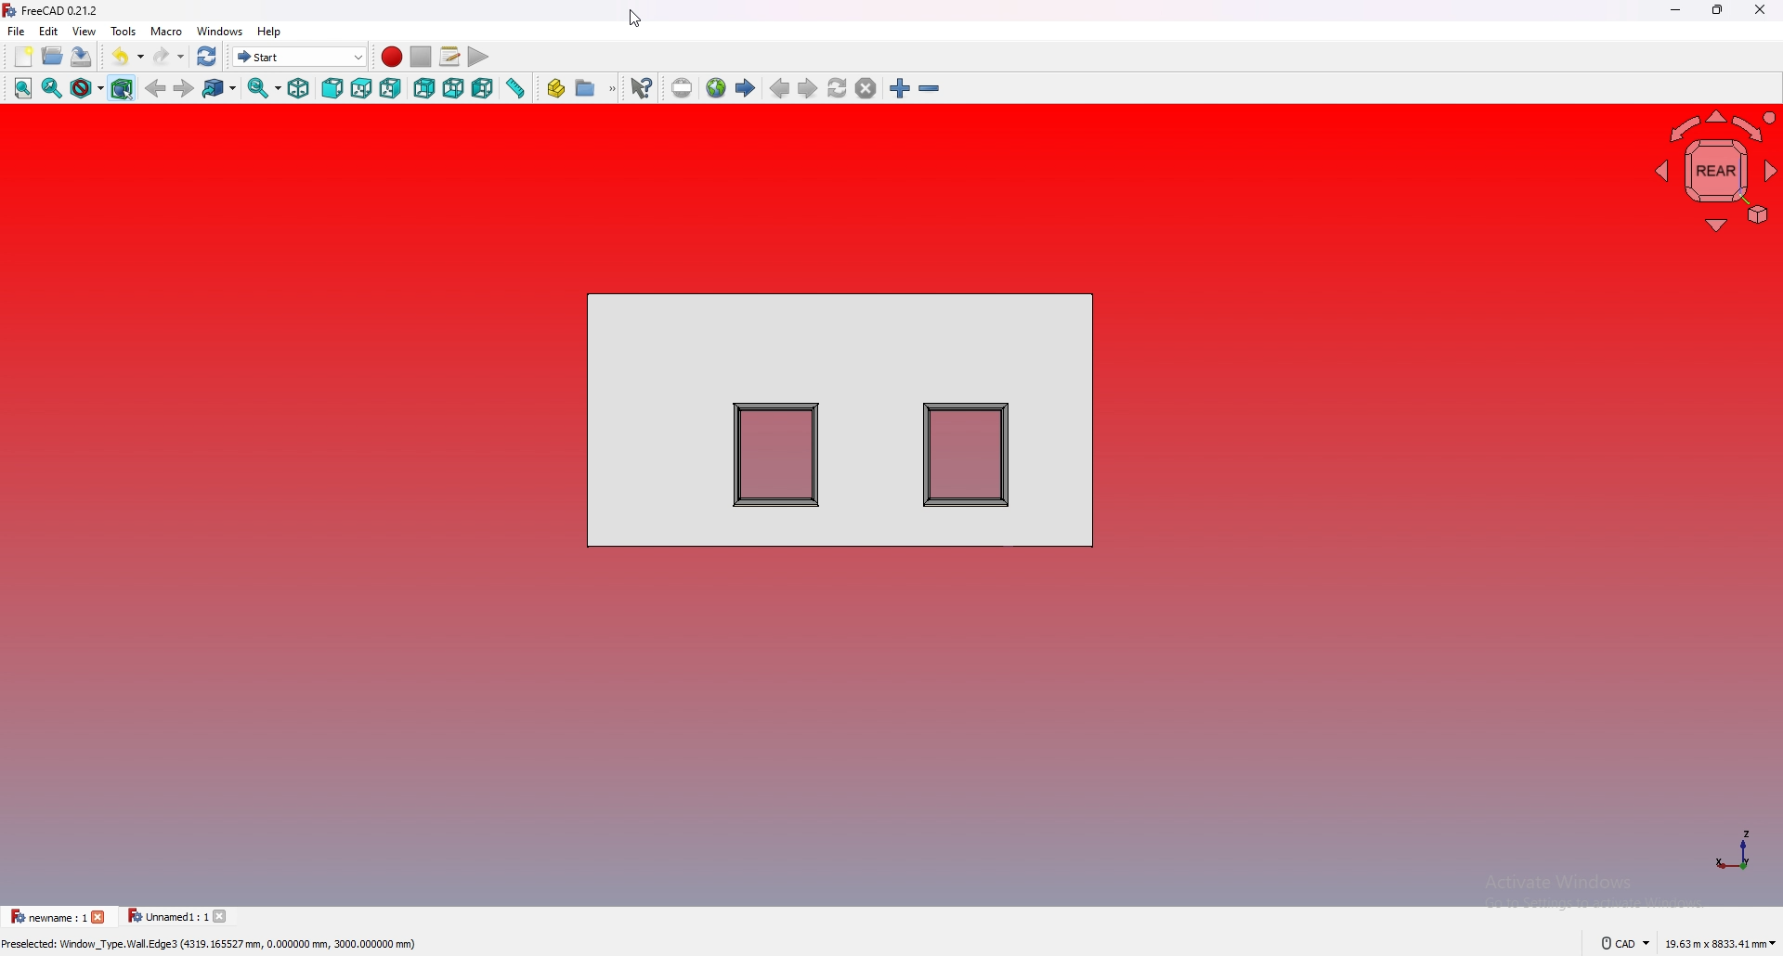 The height and width of the screenshot is (956, 1783). What do you see at coordinates (1721, 945) in the screenshot?
I see `dimensions` at bounding box center [1721, 945].